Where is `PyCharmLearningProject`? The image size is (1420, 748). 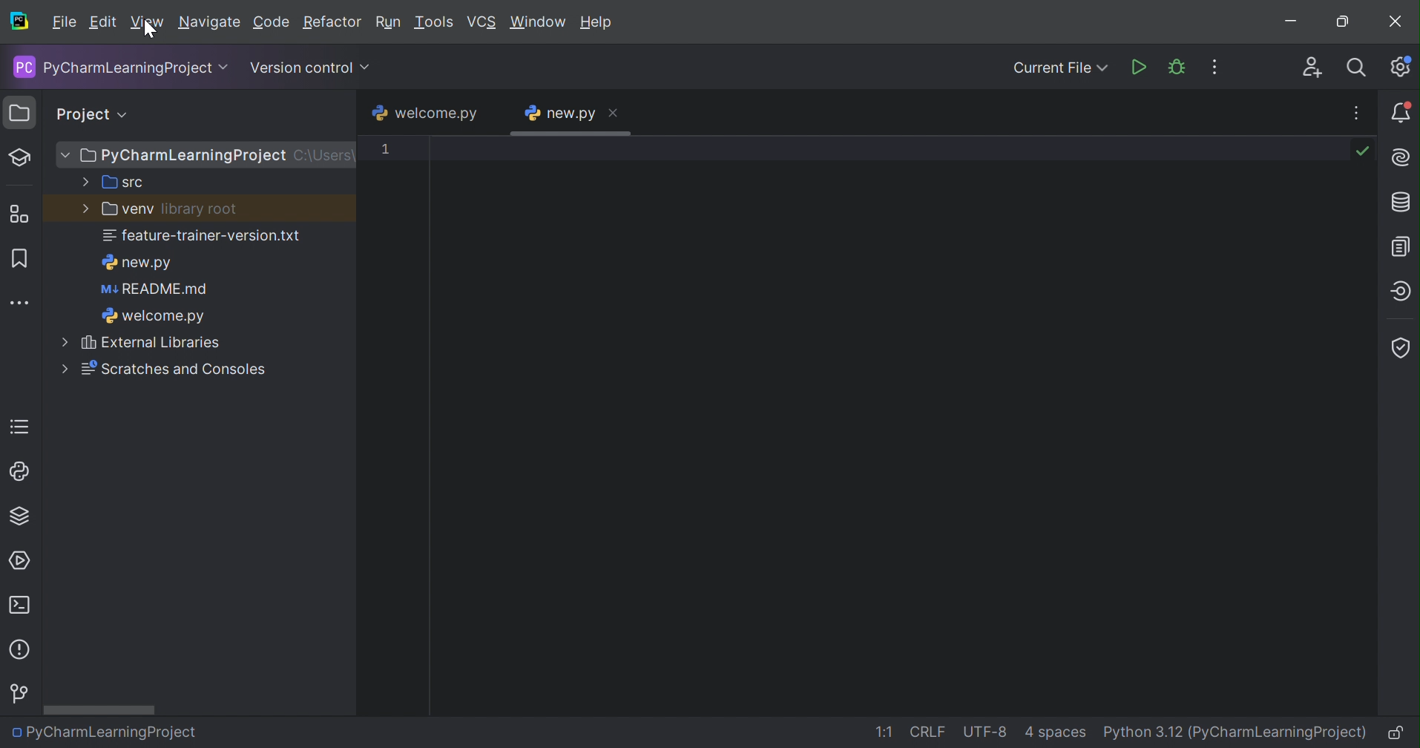
PyCharmLearningProject is located at coordinates (170, 157).